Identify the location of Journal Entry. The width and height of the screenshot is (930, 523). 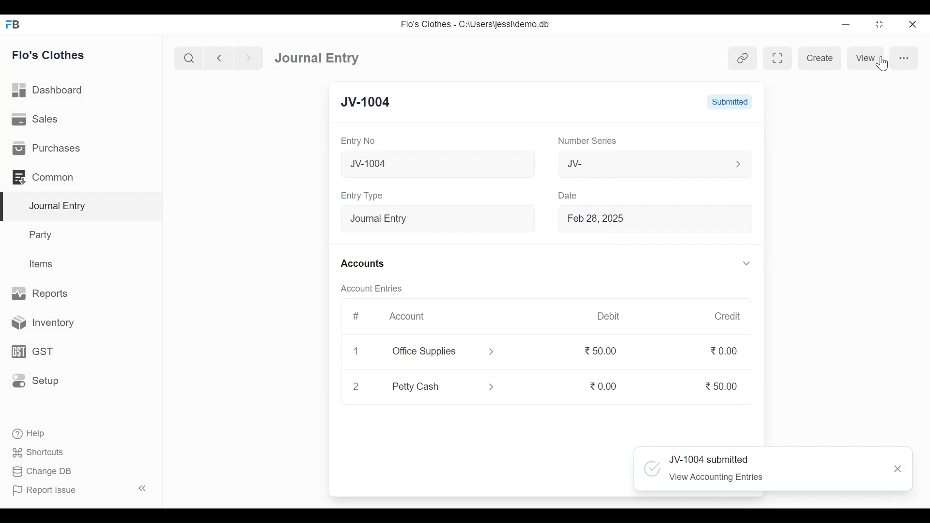
(82, 207).